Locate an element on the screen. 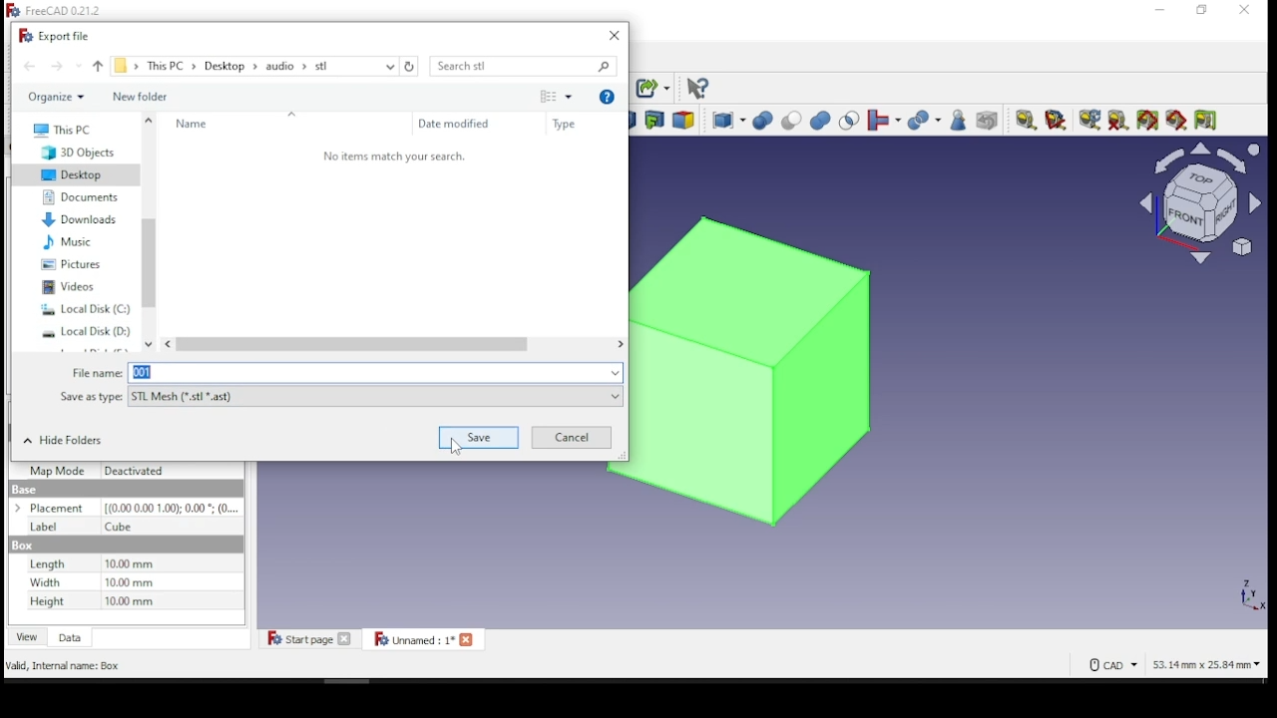 This screenshot has width=1277, height=718. pictures is located at coordinates (78, 265).